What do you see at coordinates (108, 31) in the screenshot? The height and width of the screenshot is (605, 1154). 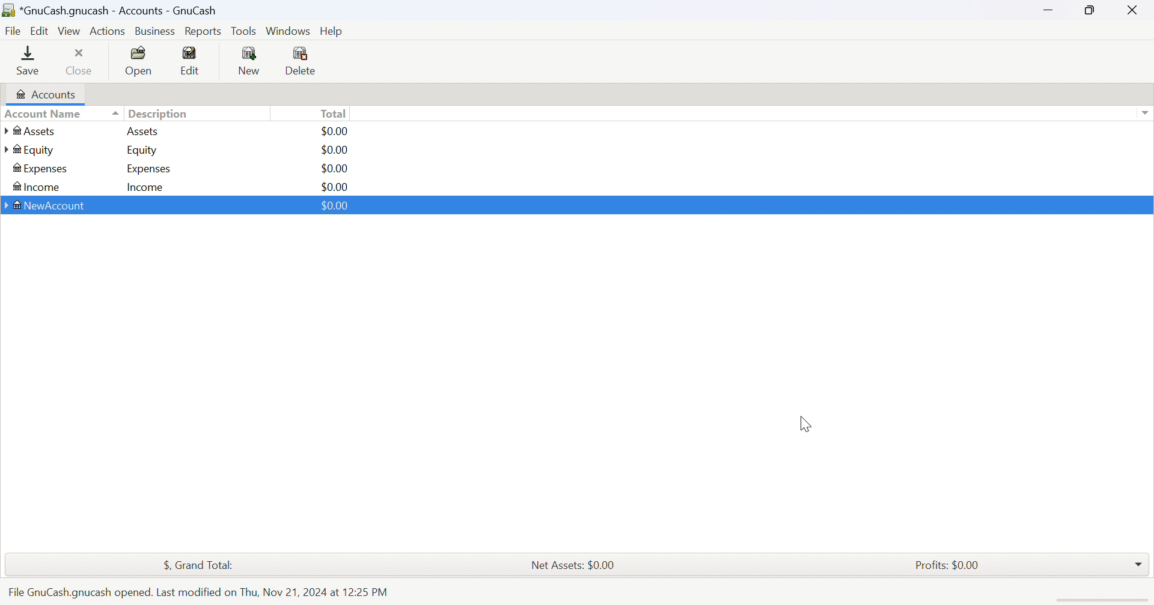 I see `Actions` at bounding box center [108, 31].